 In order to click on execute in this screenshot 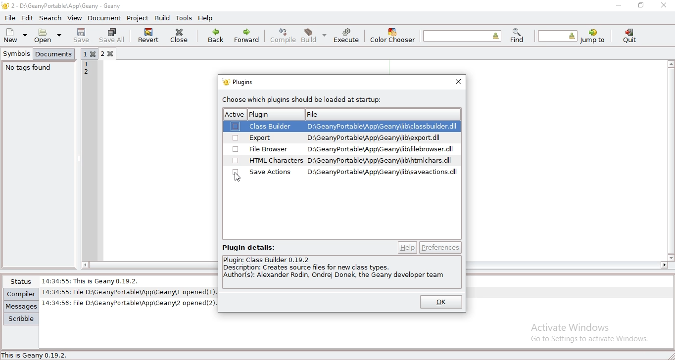, I will do `click(347, 36)`.